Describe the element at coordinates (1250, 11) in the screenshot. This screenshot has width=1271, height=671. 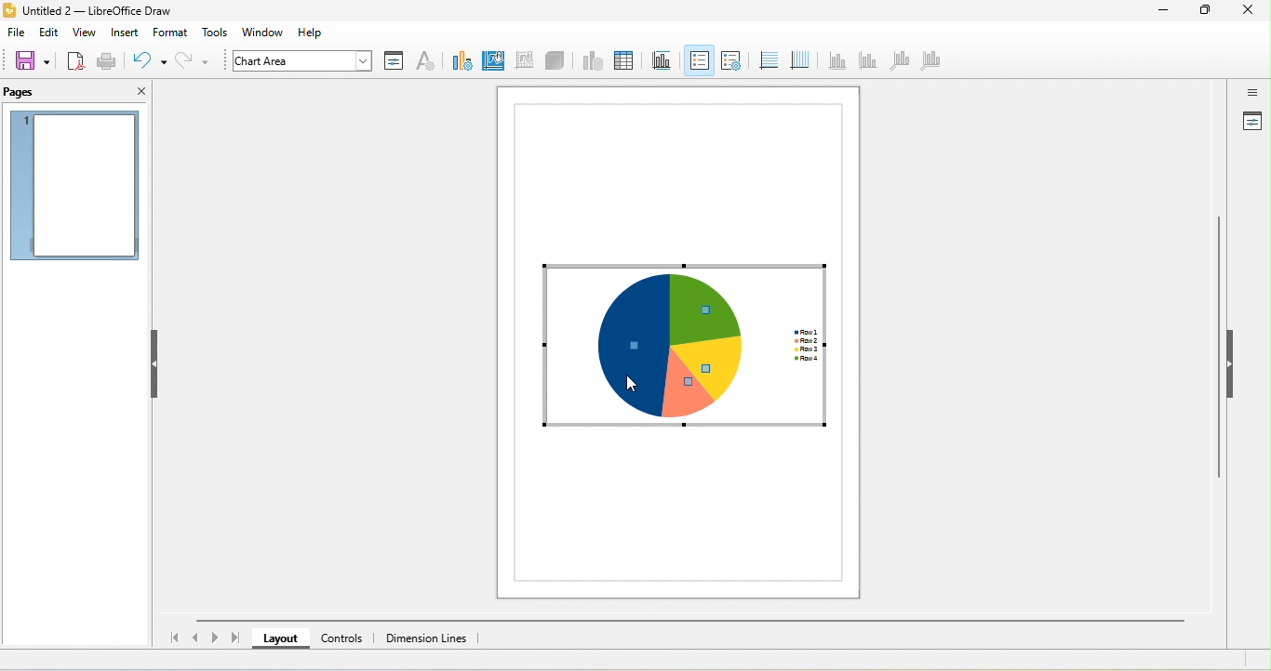
I see `close` at that location.